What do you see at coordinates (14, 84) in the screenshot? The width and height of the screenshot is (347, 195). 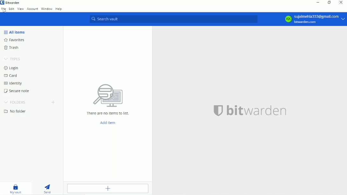 I see `Identity` at bounding box center [14, 84].